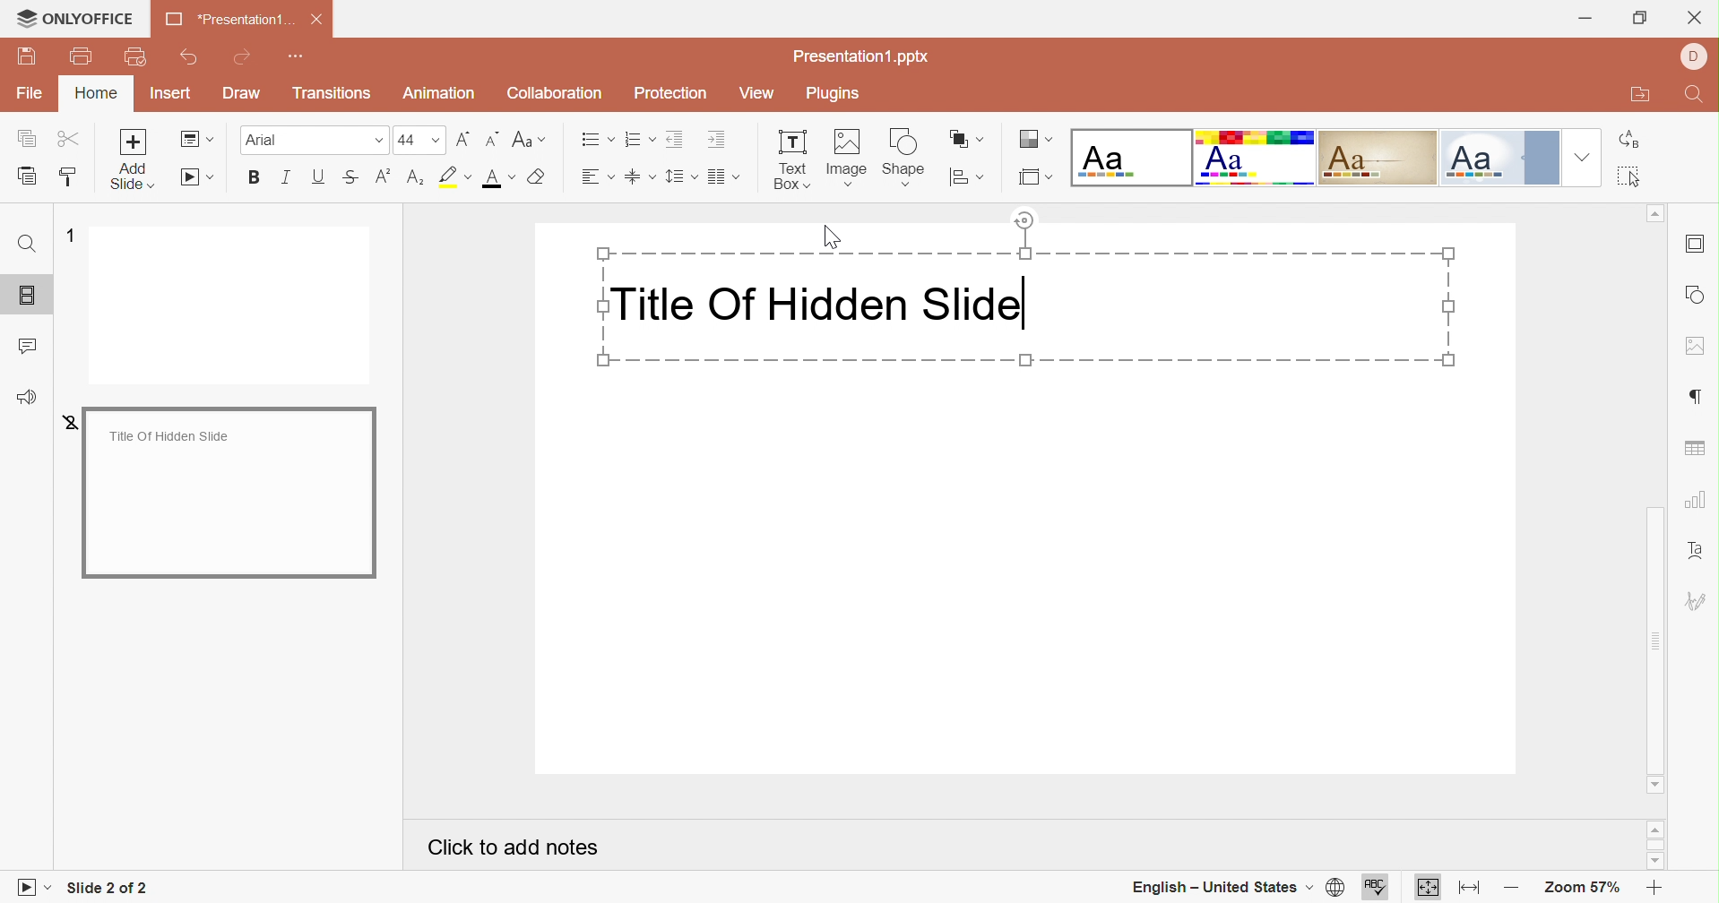  I want to click on Fit to width, so click(1471, 890).